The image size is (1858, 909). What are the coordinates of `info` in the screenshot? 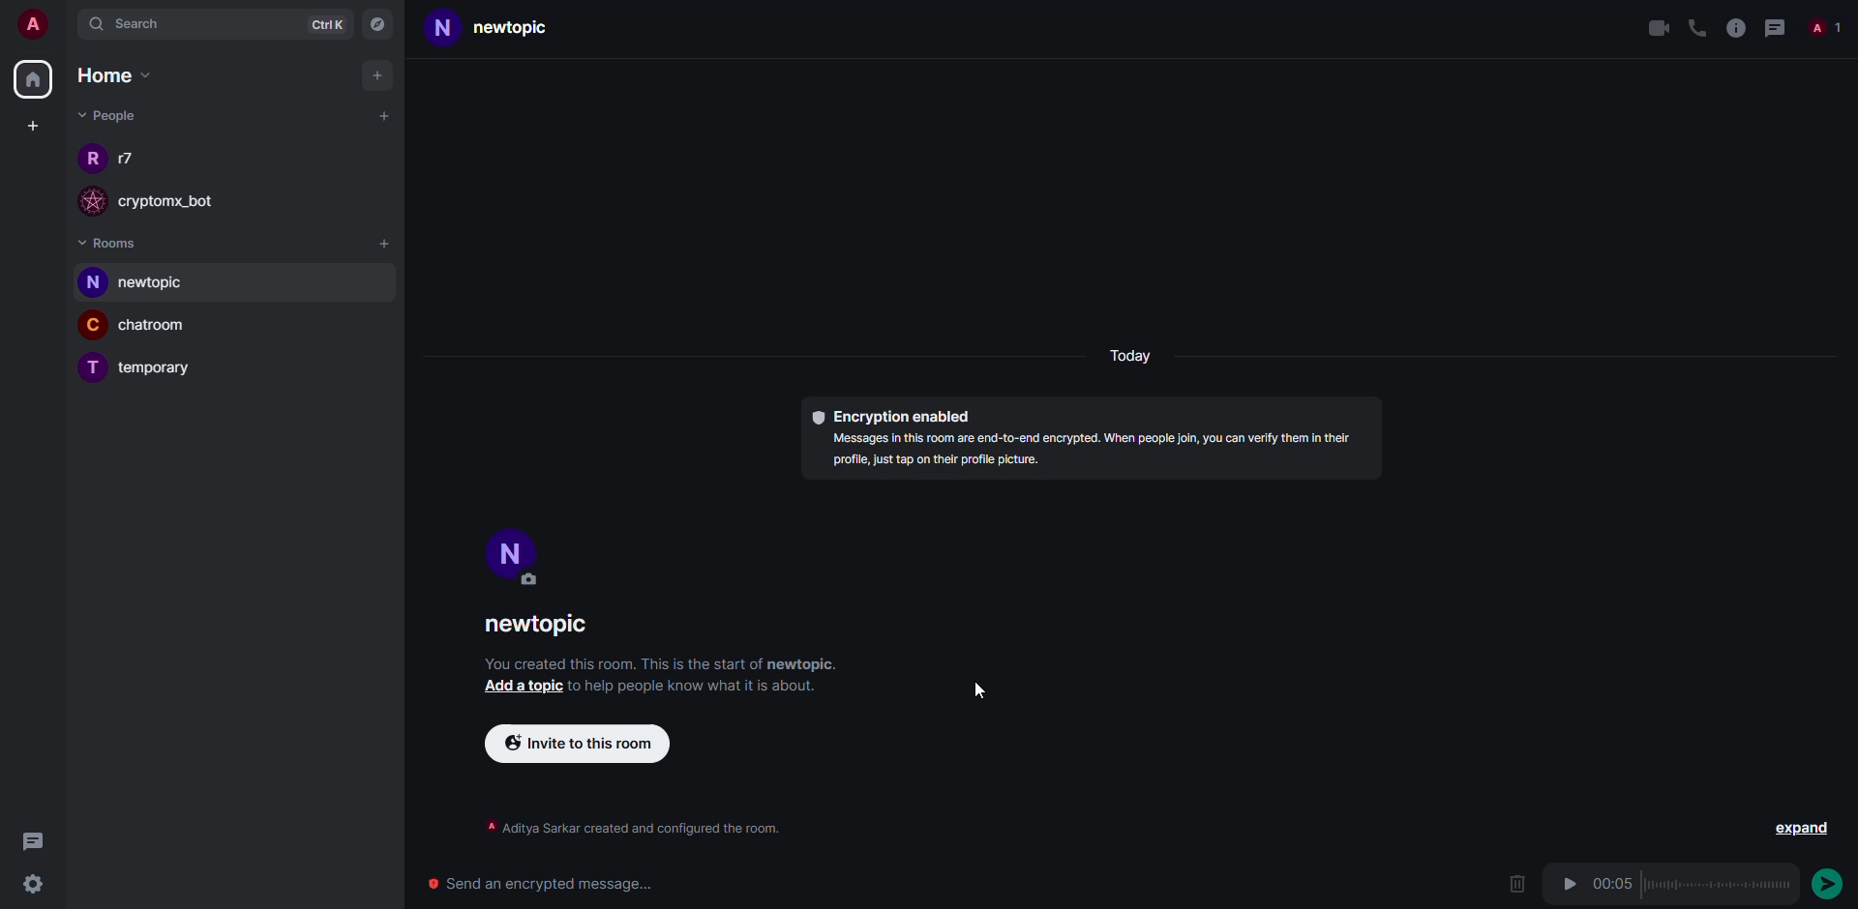 It's located at (699, 689).